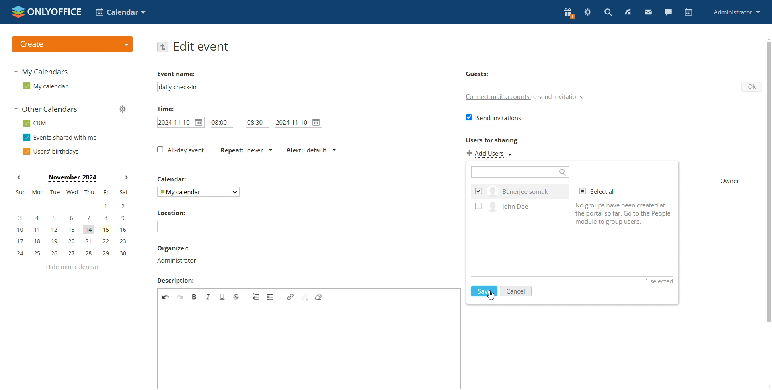 The height and width of the screenshot is (390, 772). I want to click on my calendar, so click(45, 86).